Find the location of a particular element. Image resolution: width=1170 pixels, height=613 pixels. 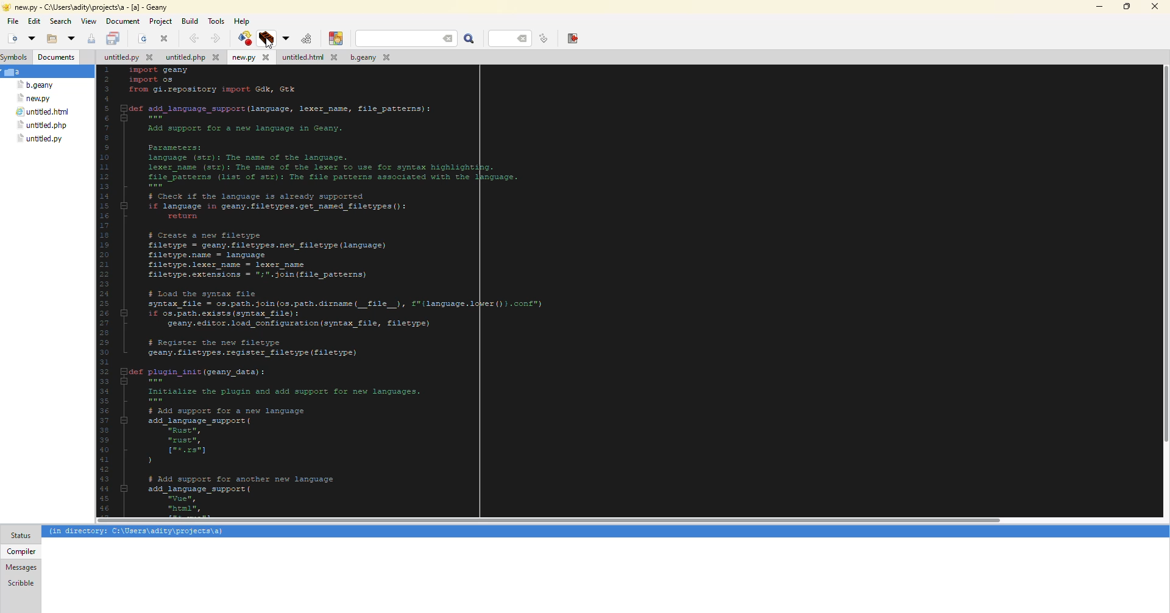

forward is located at coordinates (215, 38).